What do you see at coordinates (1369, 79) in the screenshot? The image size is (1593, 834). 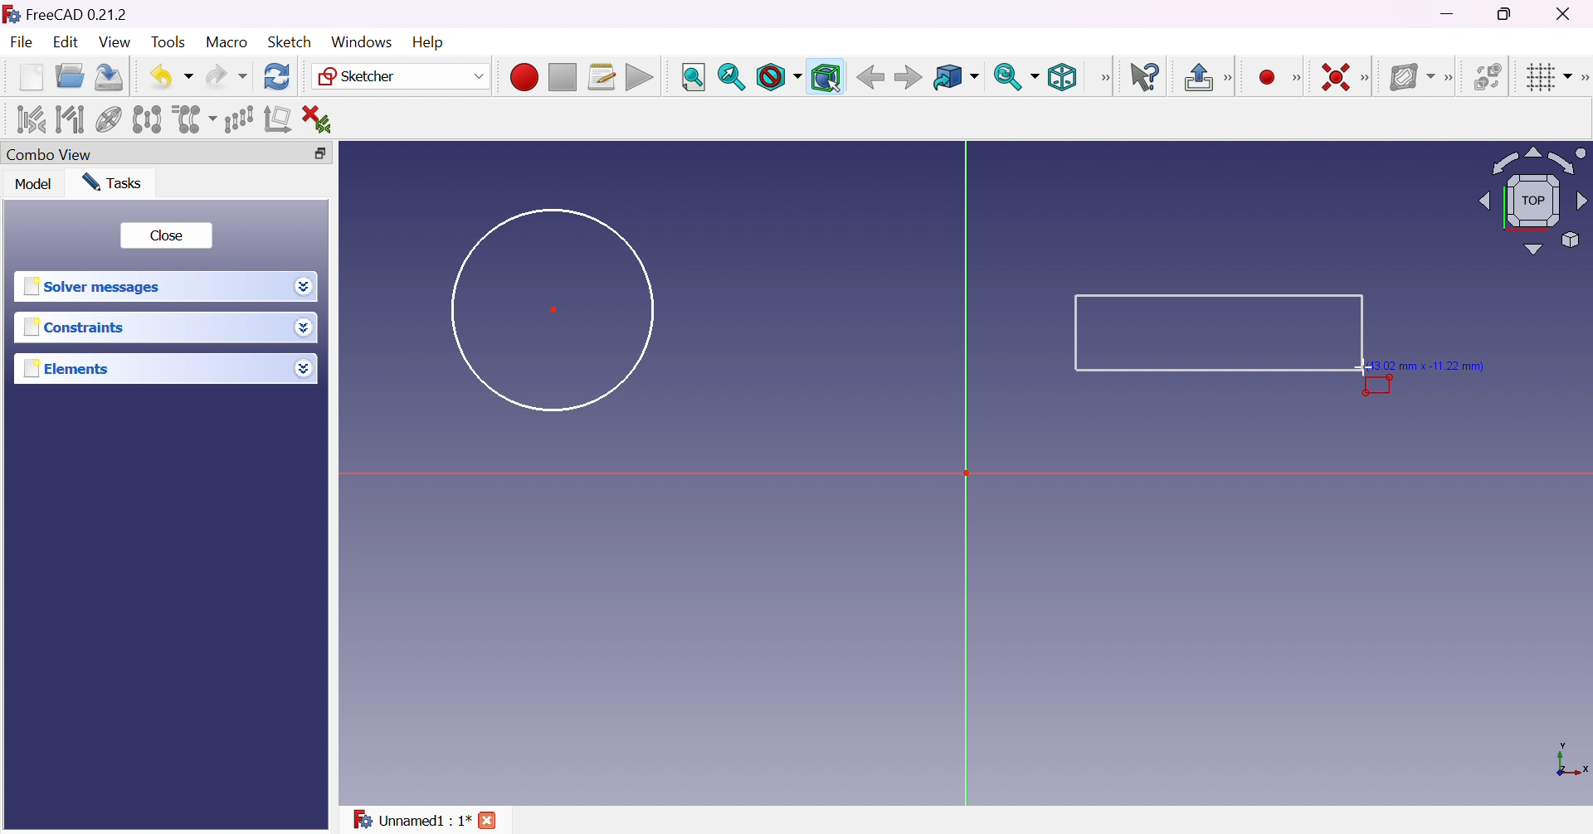 I see `[Sketcher constraints]` at bounding box center [1369, 79].